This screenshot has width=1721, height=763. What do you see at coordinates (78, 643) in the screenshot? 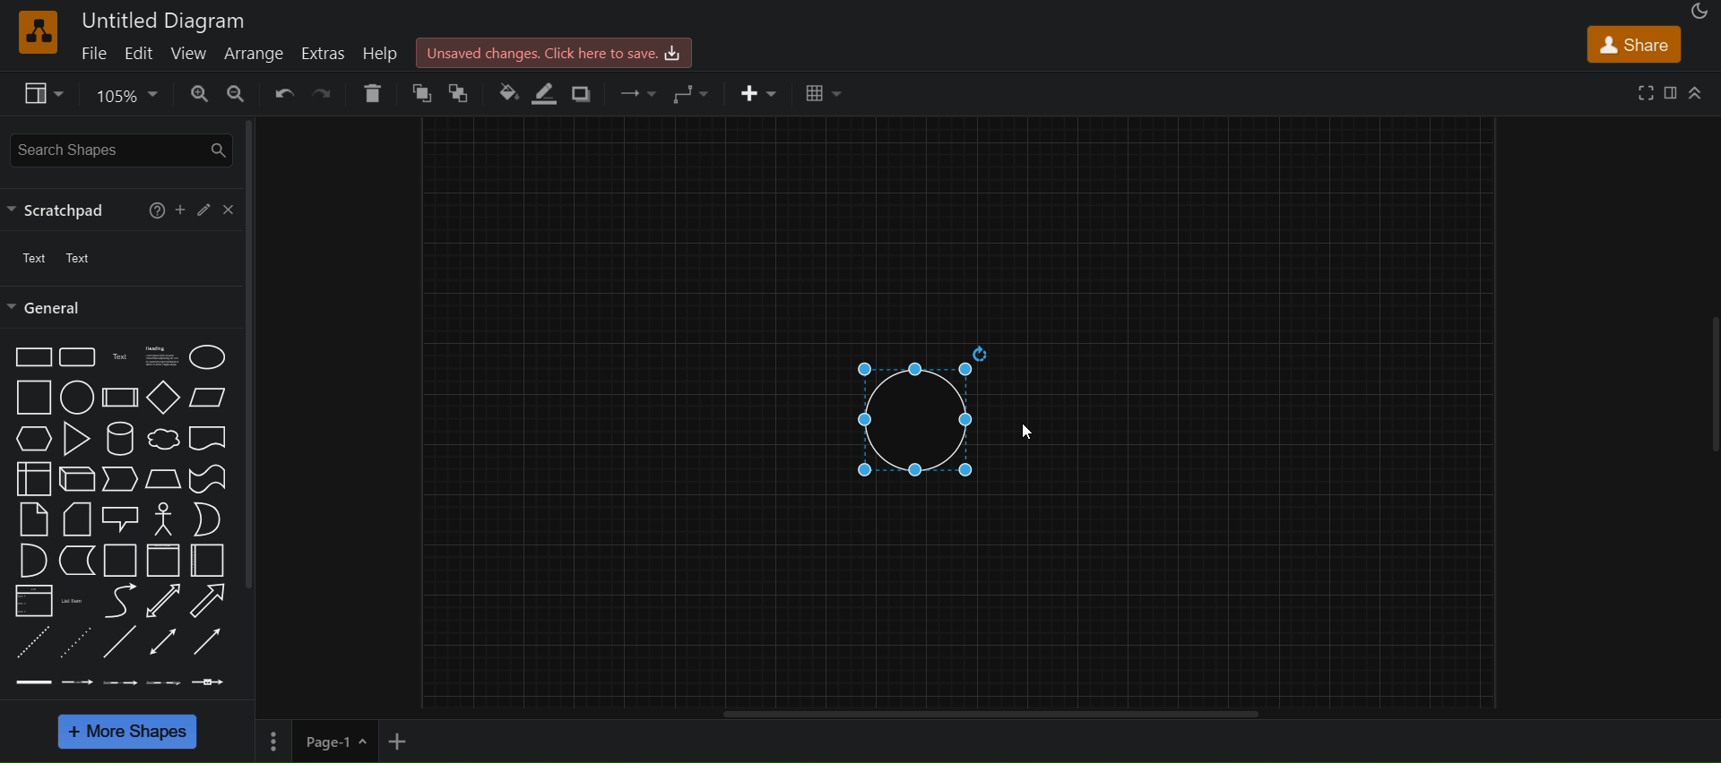
I see `dotted line` at bounding box center [78, 643].